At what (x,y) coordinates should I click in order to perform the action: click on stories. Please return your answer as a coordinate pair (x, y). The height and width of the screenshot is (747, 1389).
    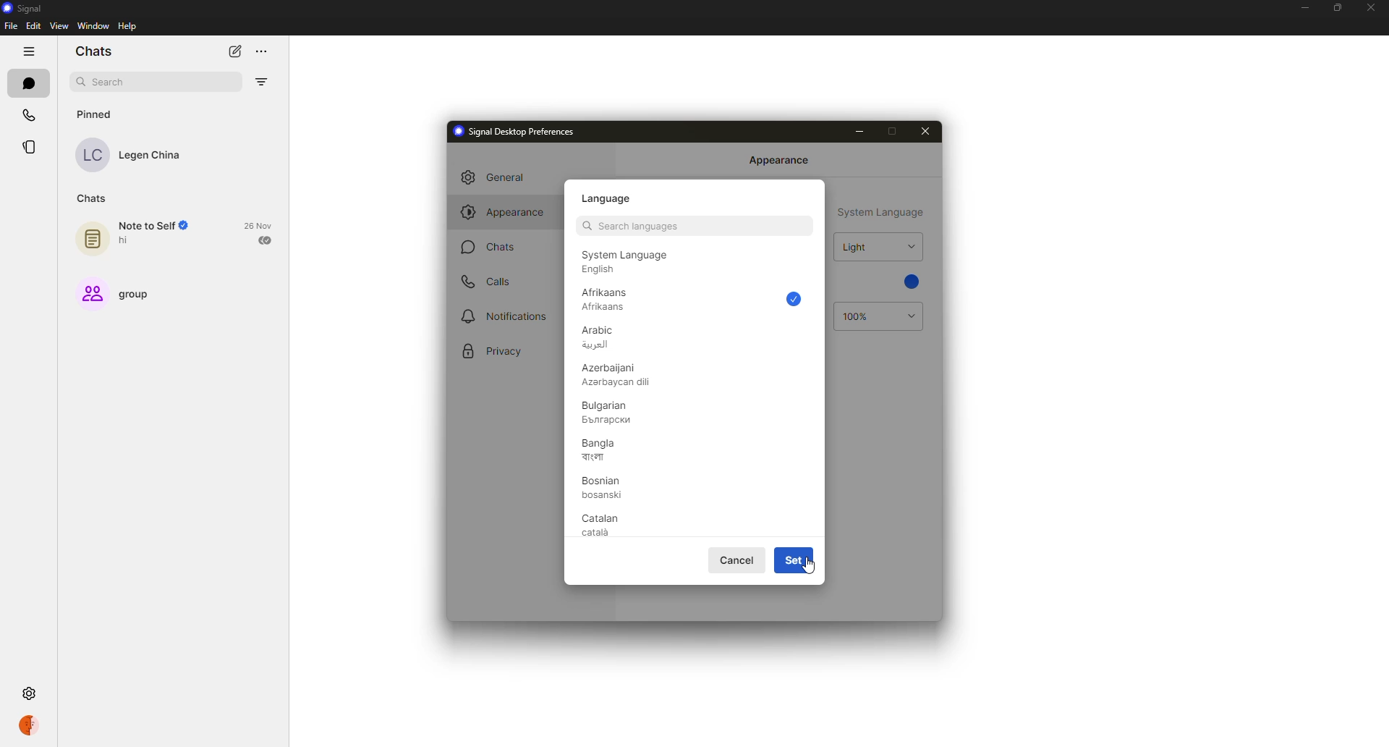
    Looking at the image, I should click on (31, 147).